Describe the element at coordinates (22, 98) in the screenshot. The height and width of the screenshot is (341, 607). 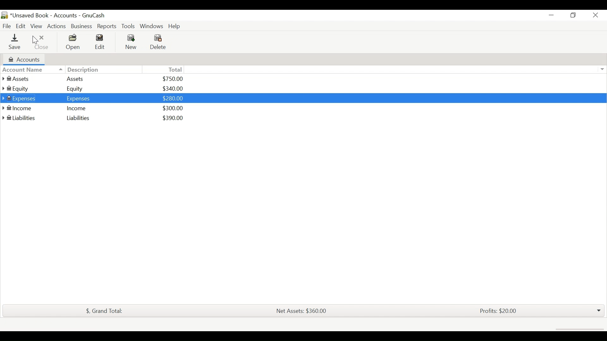
I see `Expenses` at that location.